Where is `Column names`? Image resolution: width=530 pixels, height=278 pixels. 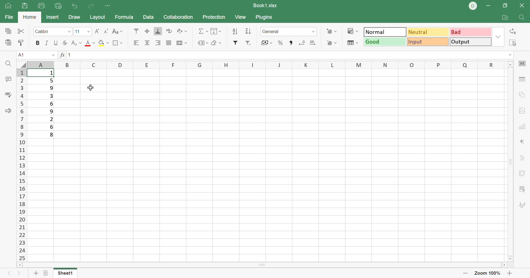
Column names is located at coordinates (265, 65).